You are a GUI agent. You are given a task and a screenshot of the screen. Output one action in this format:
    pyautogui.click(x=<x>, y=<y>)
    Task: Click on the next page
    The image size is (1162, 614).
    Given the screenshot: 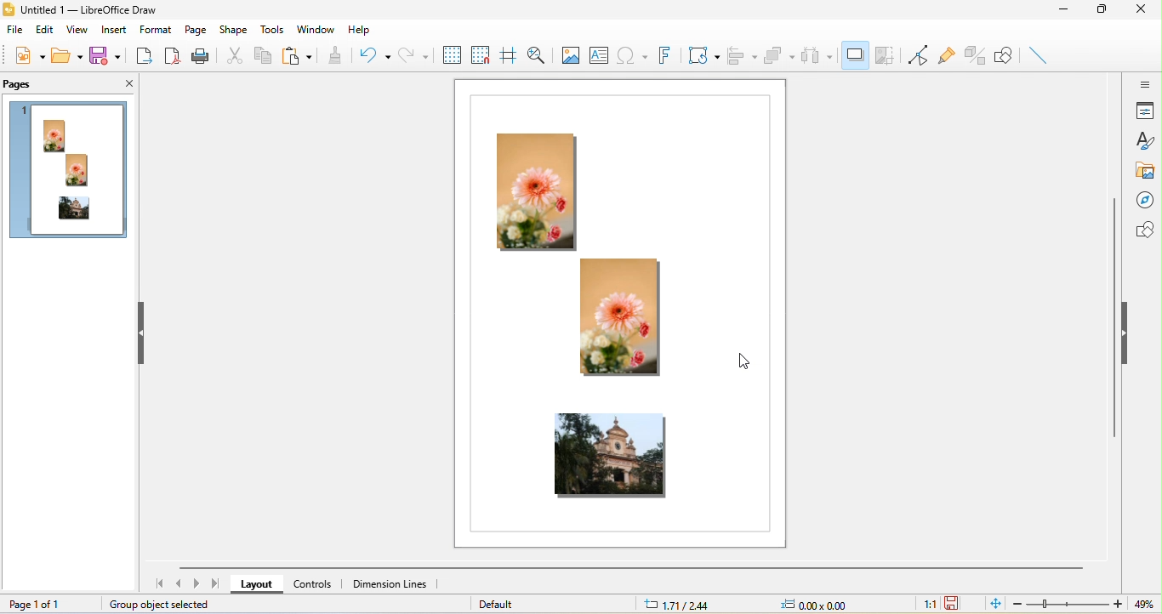 What is the action you would take?
    pyautogui.click(x=198, y=584)
    